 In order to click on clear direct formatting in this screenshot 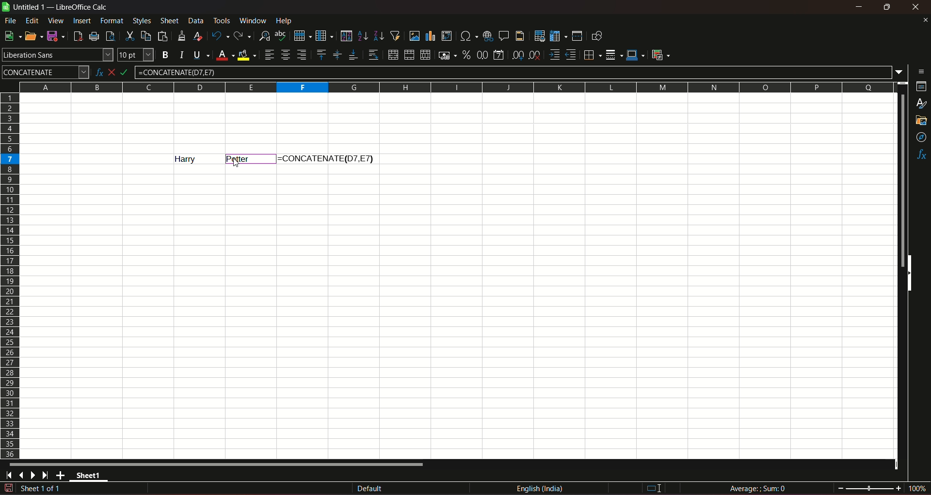, I will do `click(199, 36)`.